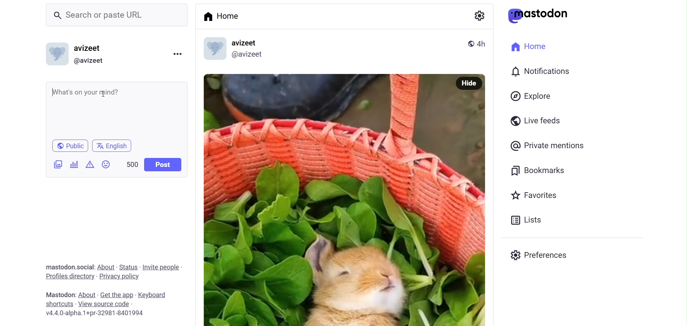 This screenshot has width=687, height=326. I want to click on avizeet, so click(94, 49).